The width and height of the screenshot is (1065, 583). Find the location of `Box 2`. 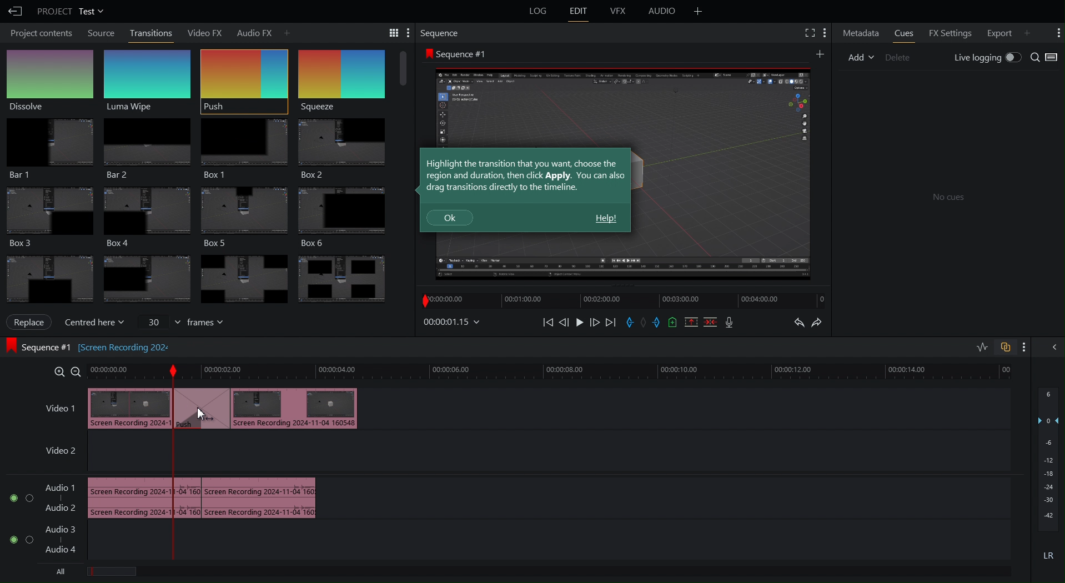

Box 2 is located at coordinates (344, 150).